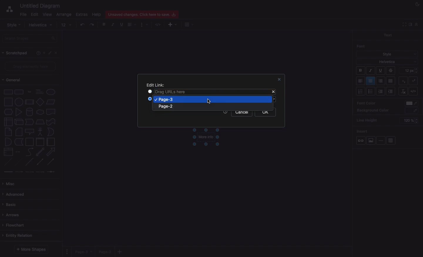 The width and height of the screenshot is (423, 257). What do you see at coordinates (32, 249) in the screenshot?
I see `More shapes` at bounding box center [32, 249].